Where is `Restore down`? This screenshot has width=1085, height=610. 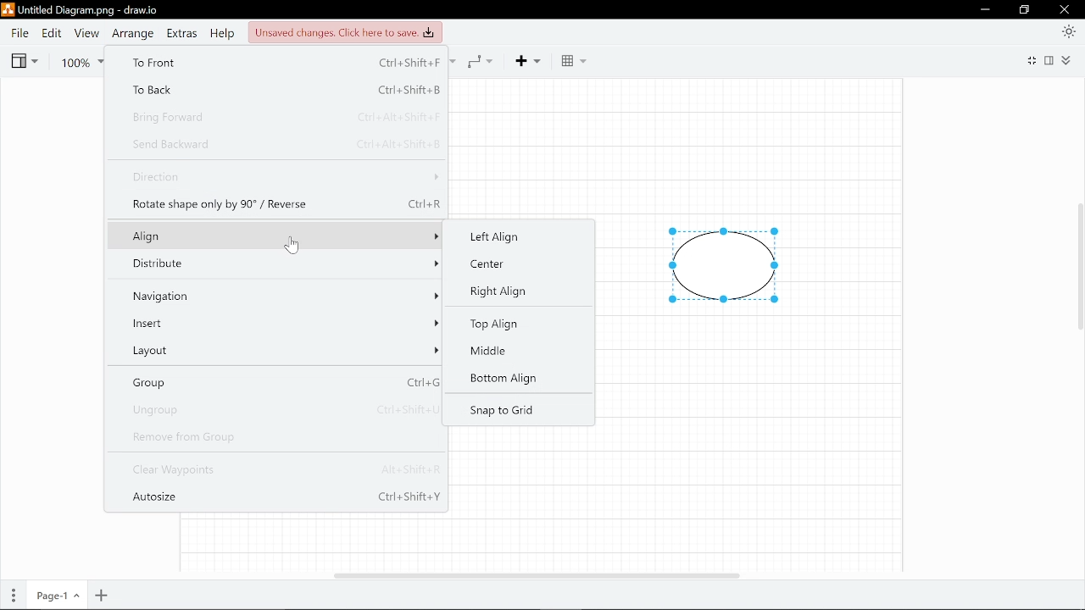
Restore down is located at coordinates (1025, 10).